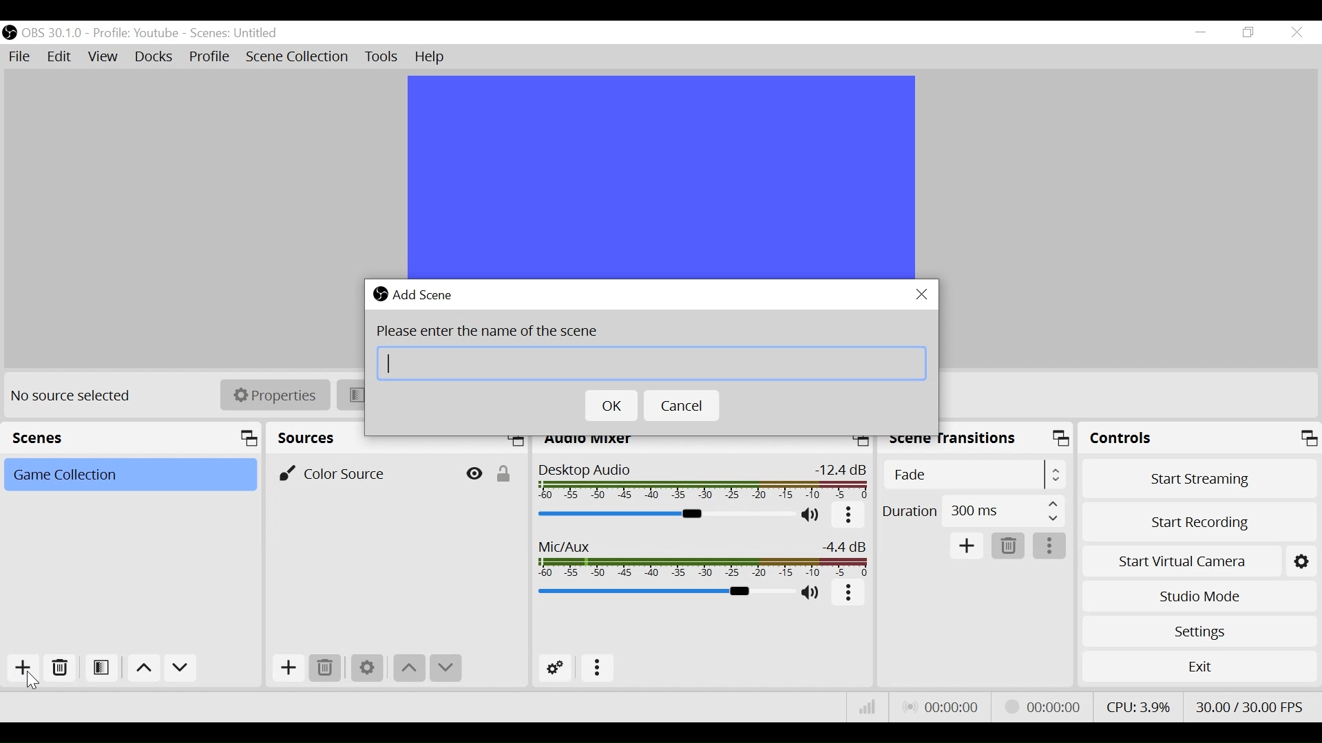 The width and height of the screenshot is (1322, 743). What do you see at coordinates (667, 515) in the screenshot?
I see `Desktop Audio Slider` at bounding box center [667, 515].